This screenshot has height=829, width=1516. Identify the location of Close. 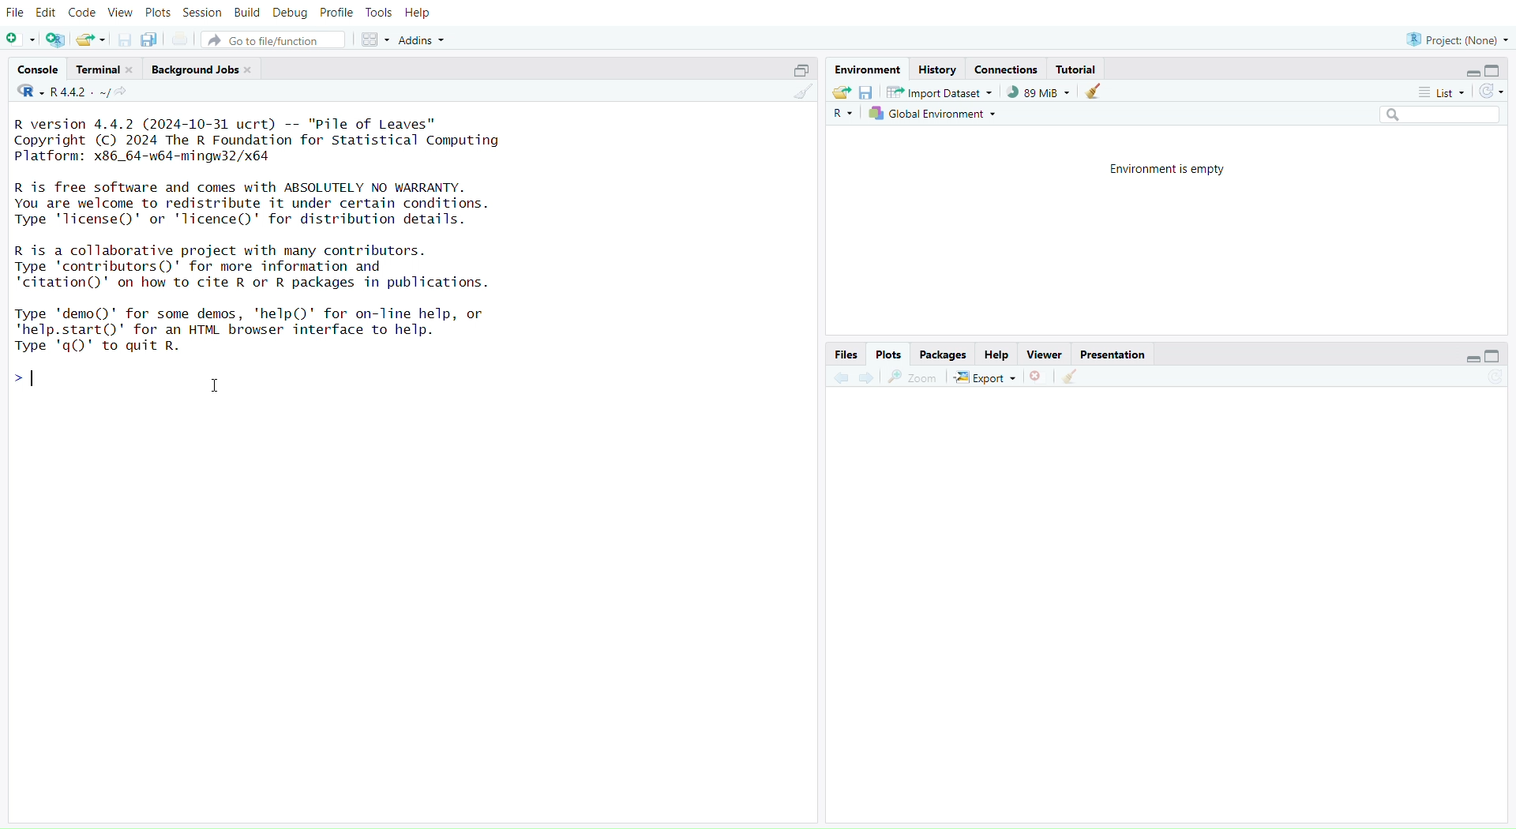
(1038, 376).